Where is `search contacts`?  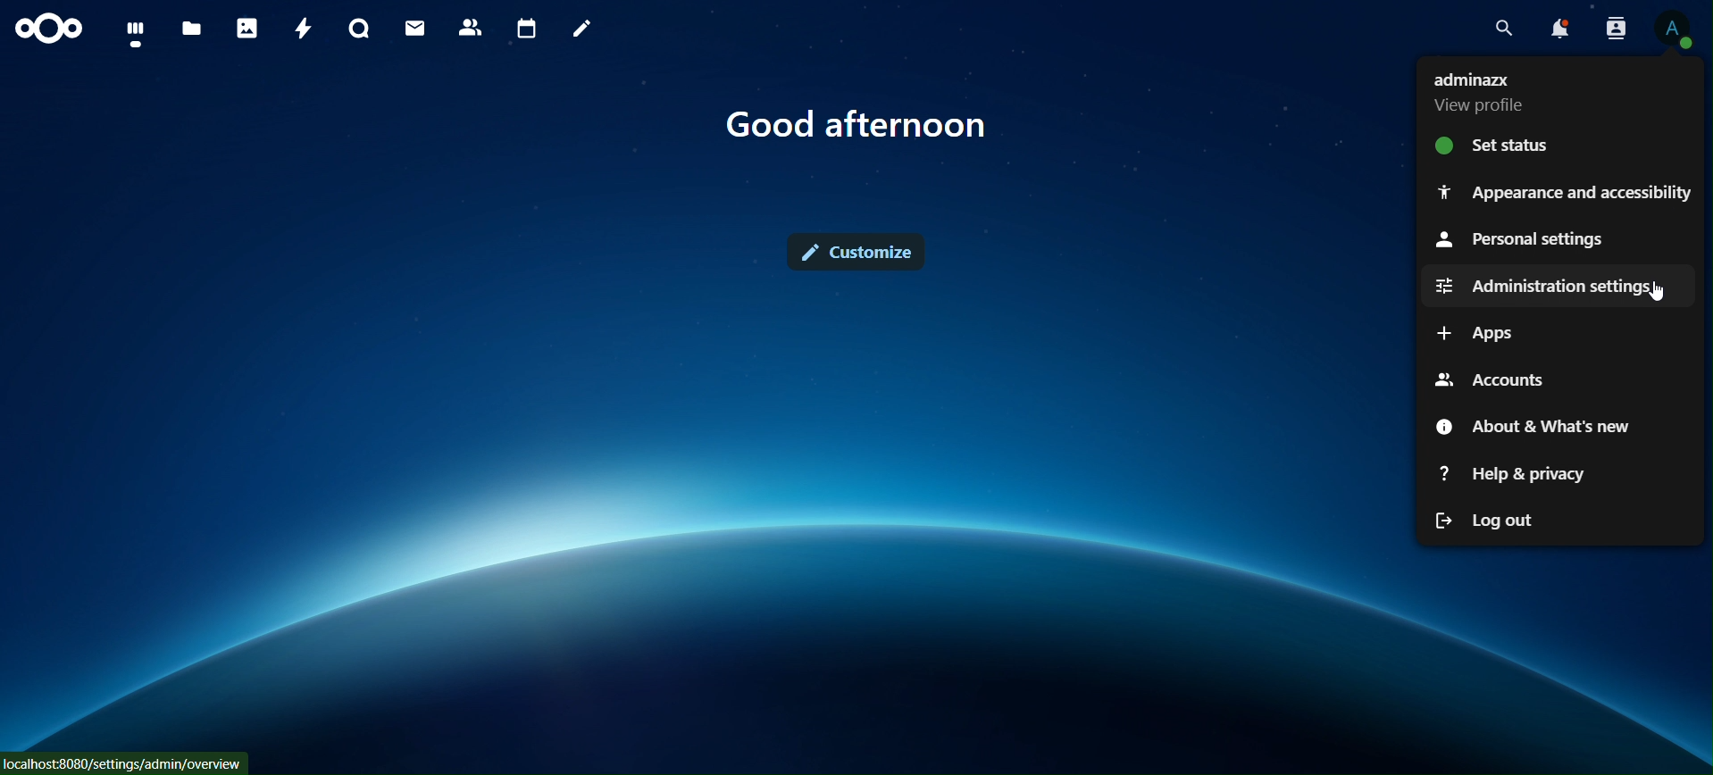 search contacts is located at coordinates (1610, 27).